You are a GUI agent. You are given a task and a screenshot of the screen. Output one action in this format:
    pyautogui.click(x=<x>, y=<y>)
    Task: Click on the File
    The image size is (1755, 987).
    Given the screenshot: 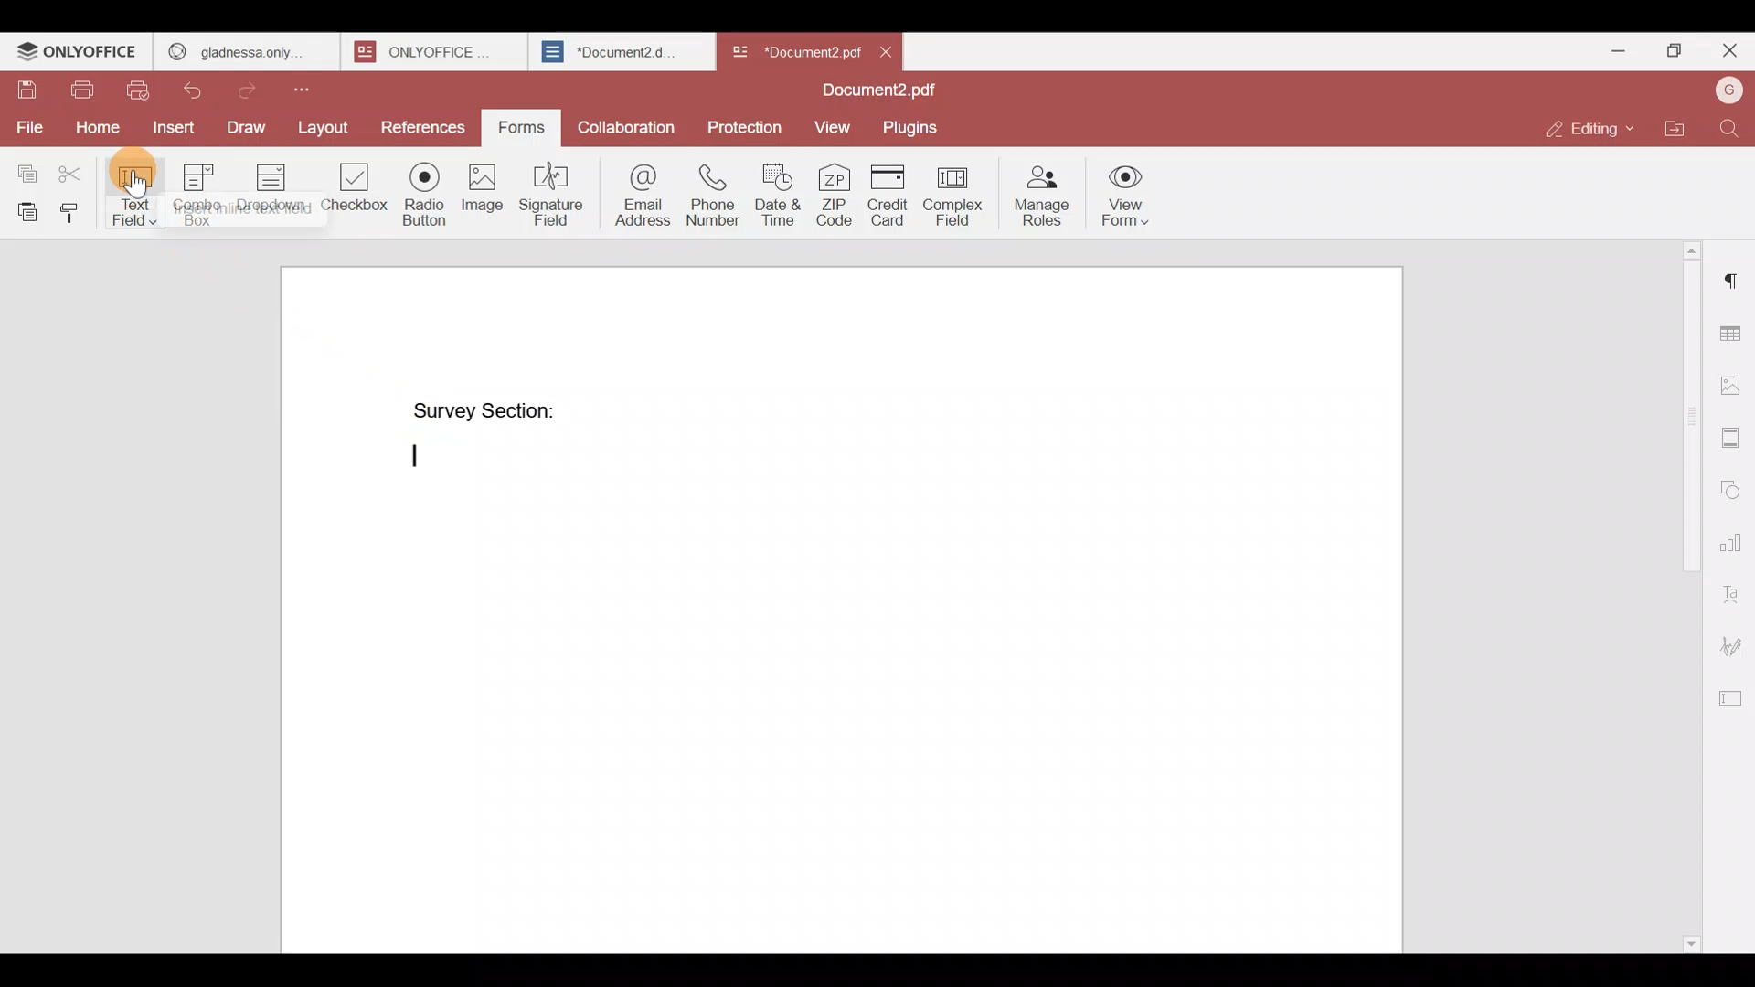 What is the action you would take?
    pyautogui.click(x=28, y=127)
    